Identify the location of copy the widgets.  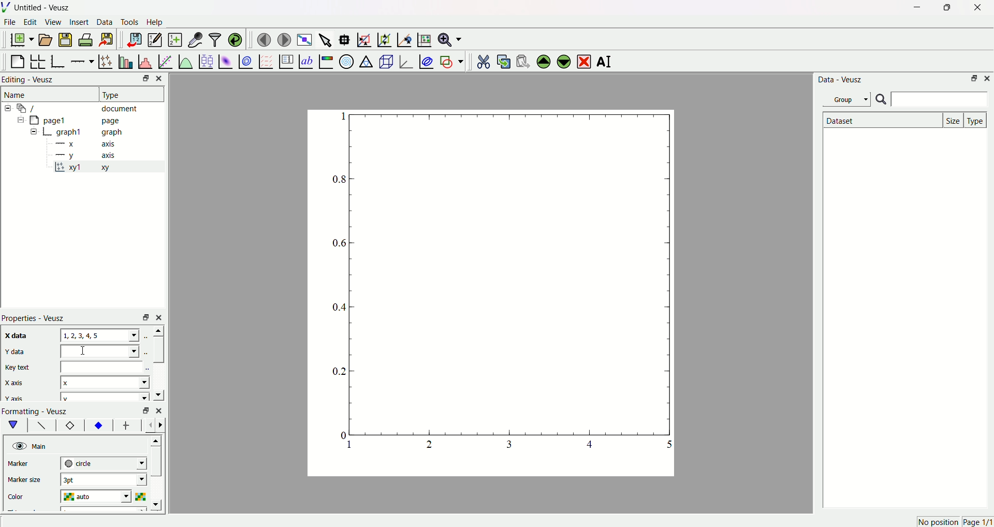
(503, 60).